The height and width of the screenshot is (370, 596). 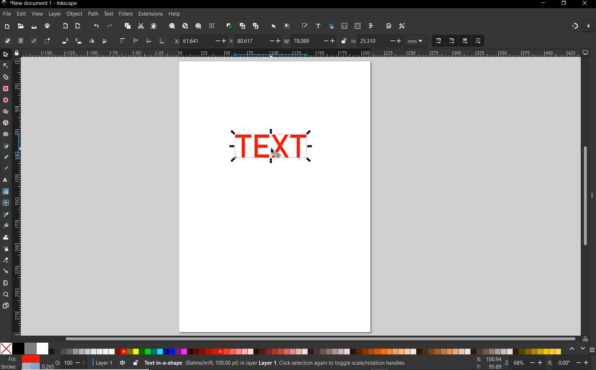 I want to click on text, so click(x=109, y=14).